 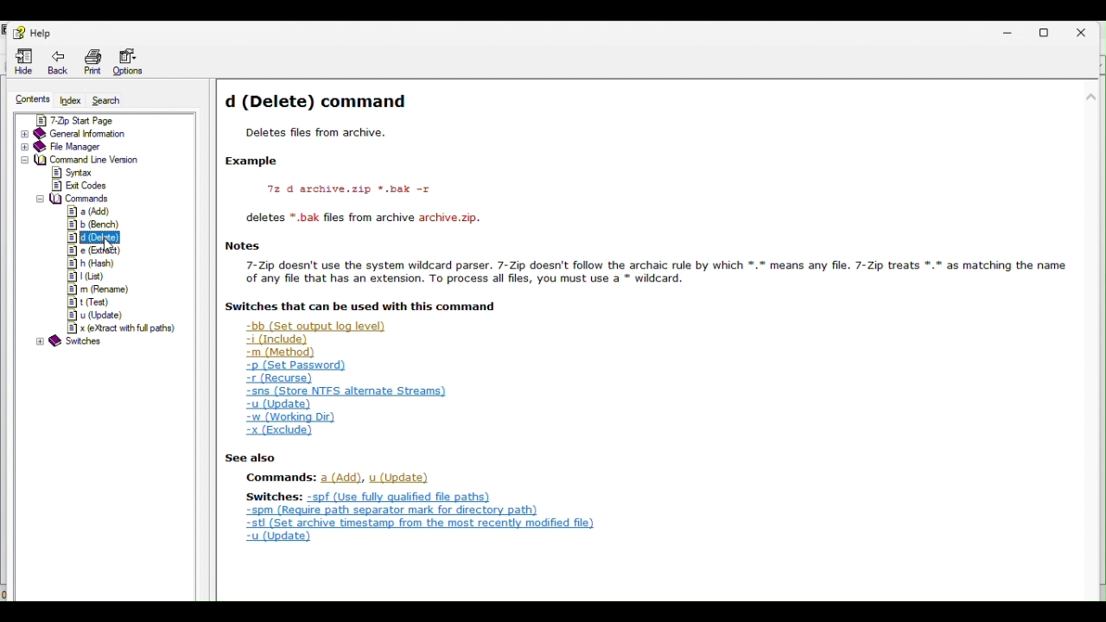 What do you see at coordinates (279, 430) in the screenshot?
I see `x (exclude)` at bounding box center [279, 430].